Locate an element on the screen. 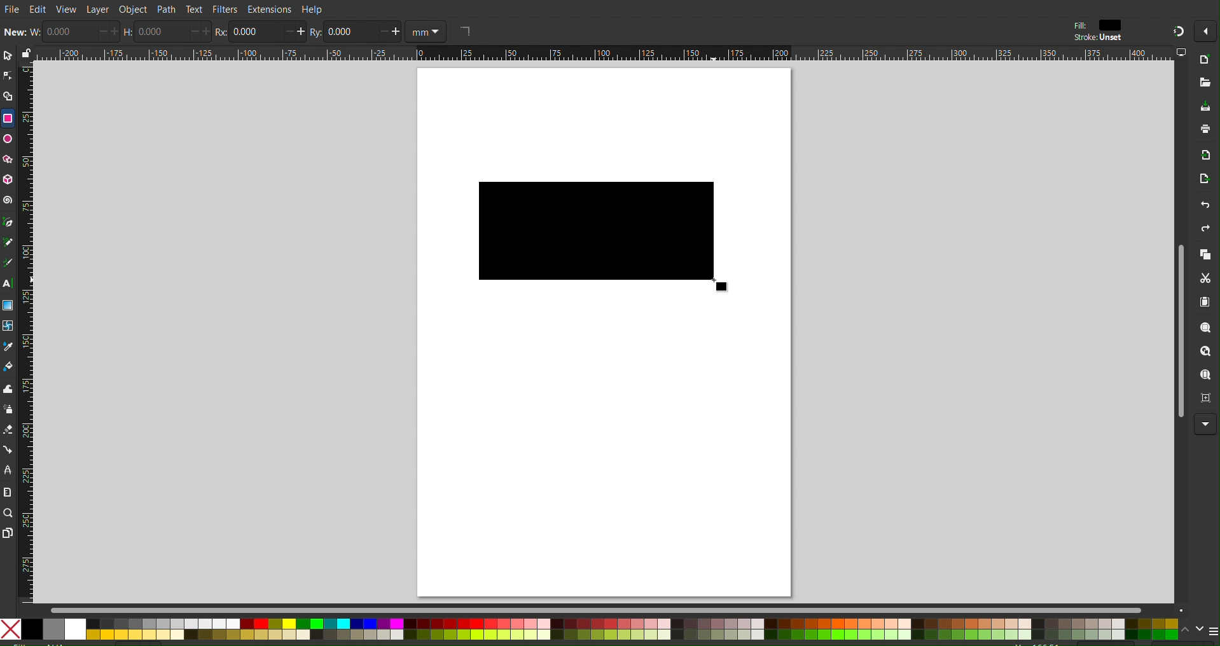 The width and height of the screenshot is (1220, 646). rectangle shape is located at coordinates (464, 31).